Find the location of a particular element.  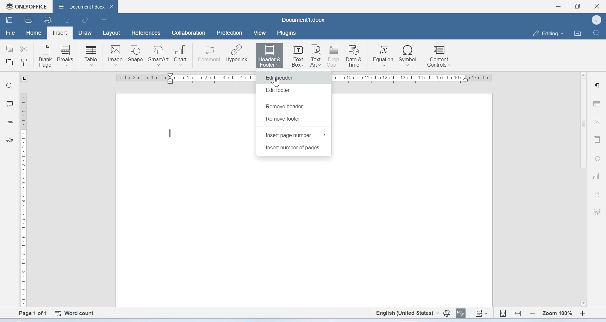

Shape is located at coordinates (136, 55).